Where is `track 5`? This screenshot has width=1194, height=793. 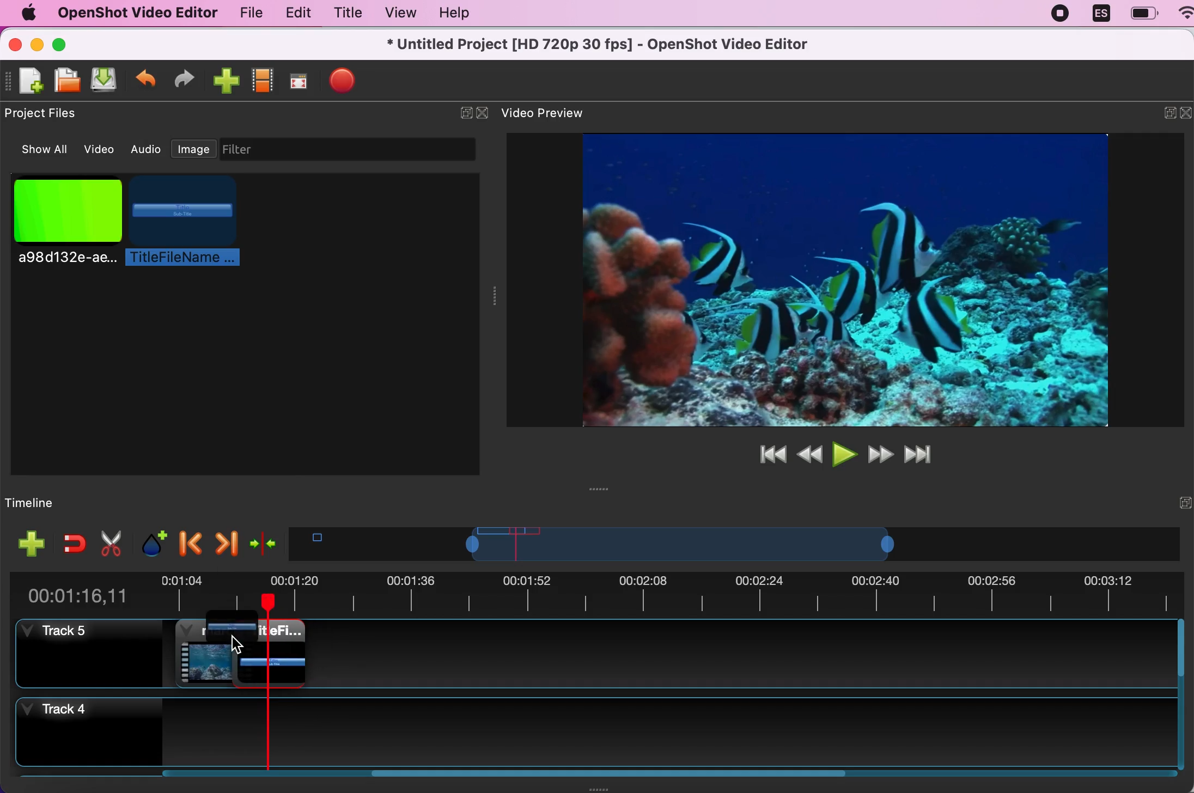
track 5 is located at coordinates (89, 654).